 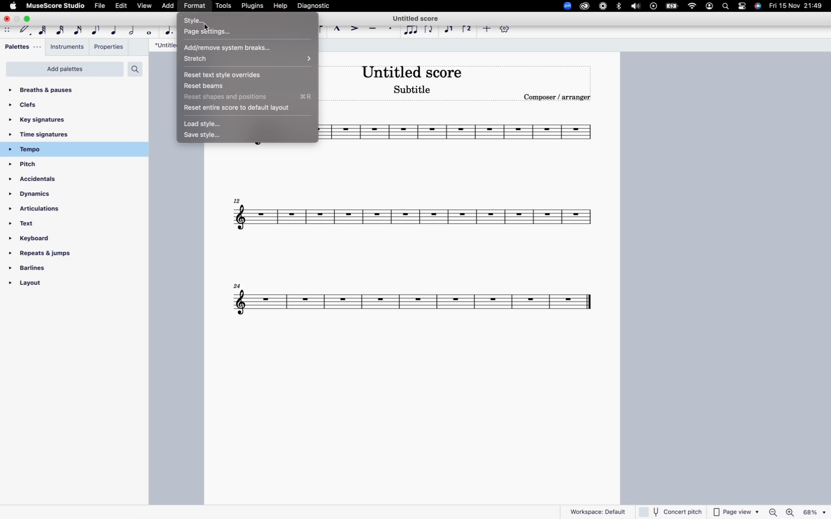 What do you see at coordinates (418, 16) in the screenshot?
I see `score title` at bounding box center [418, 16].